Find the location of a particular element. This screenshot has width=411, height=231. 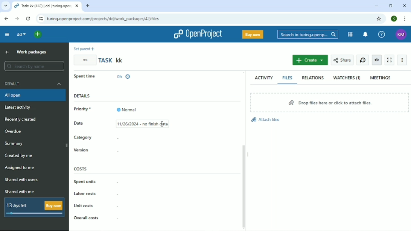

WATCHERS (1) is located at coordinates (347, 78).